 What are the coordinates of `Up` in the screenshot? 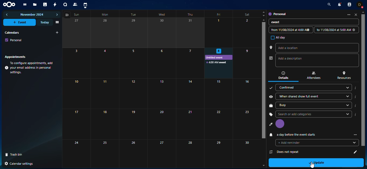 It's located at (264, 12).